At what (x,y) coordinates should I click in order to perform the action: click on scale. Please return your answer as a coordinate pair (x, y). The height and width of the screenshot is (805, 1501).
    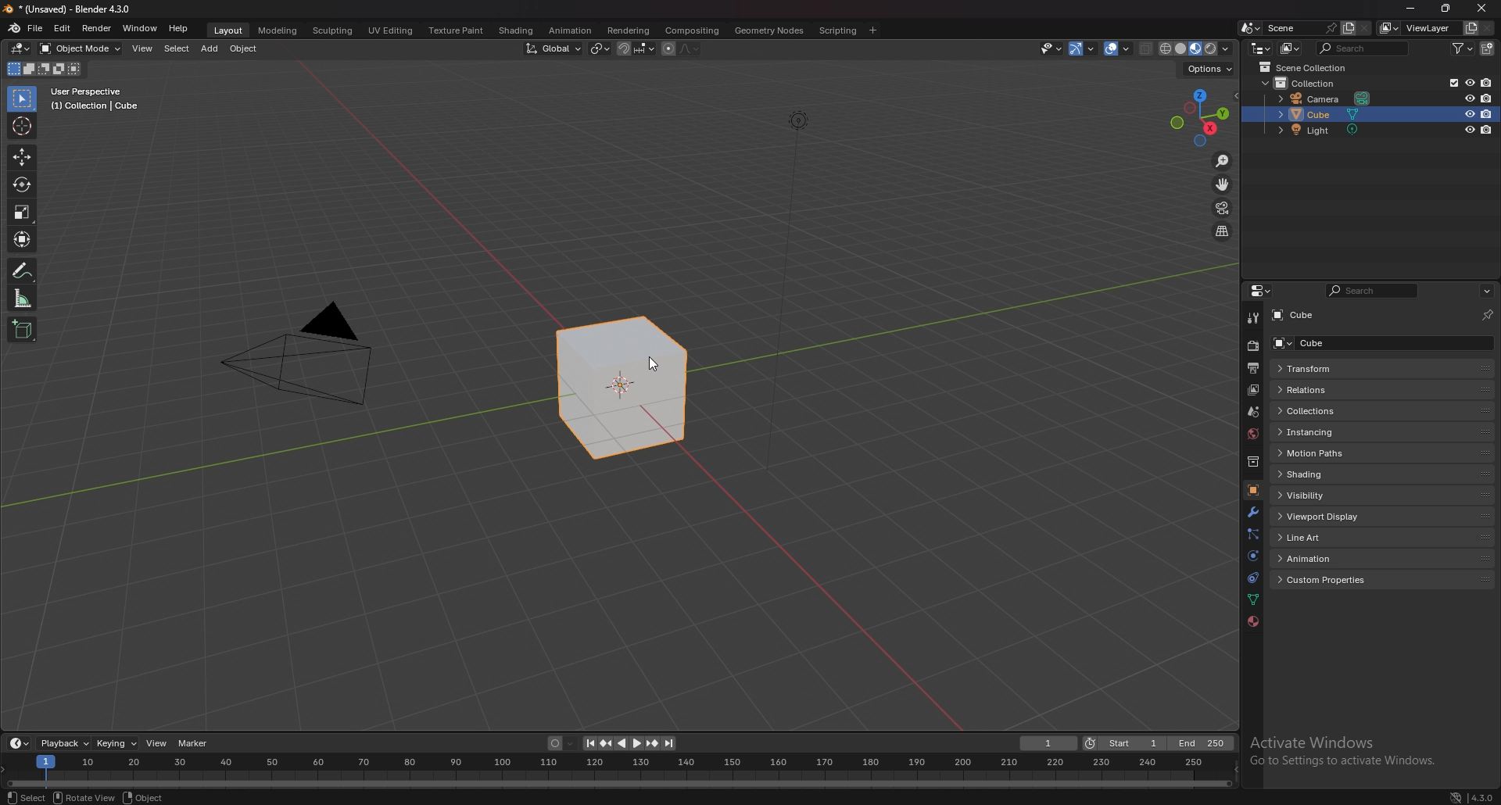
    Looking at the image, I should click on (20, 211).